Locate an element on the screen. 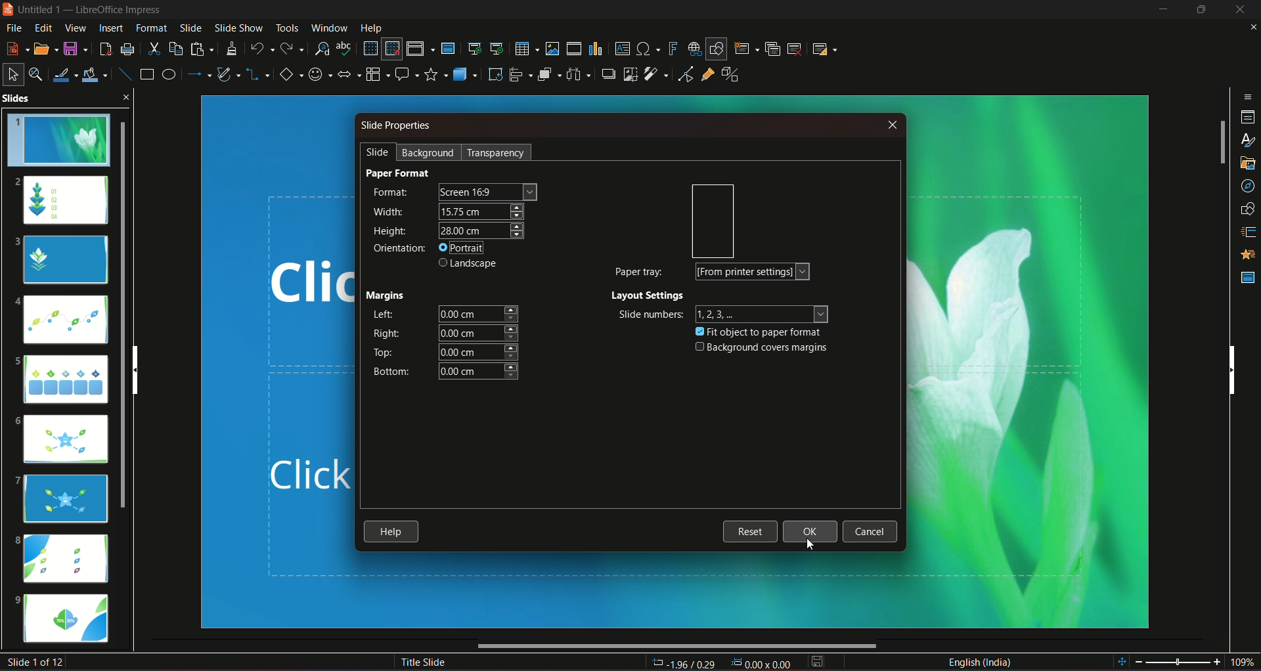 The image size is (1261, 671). block arrows is located at coordinates (349, 75).